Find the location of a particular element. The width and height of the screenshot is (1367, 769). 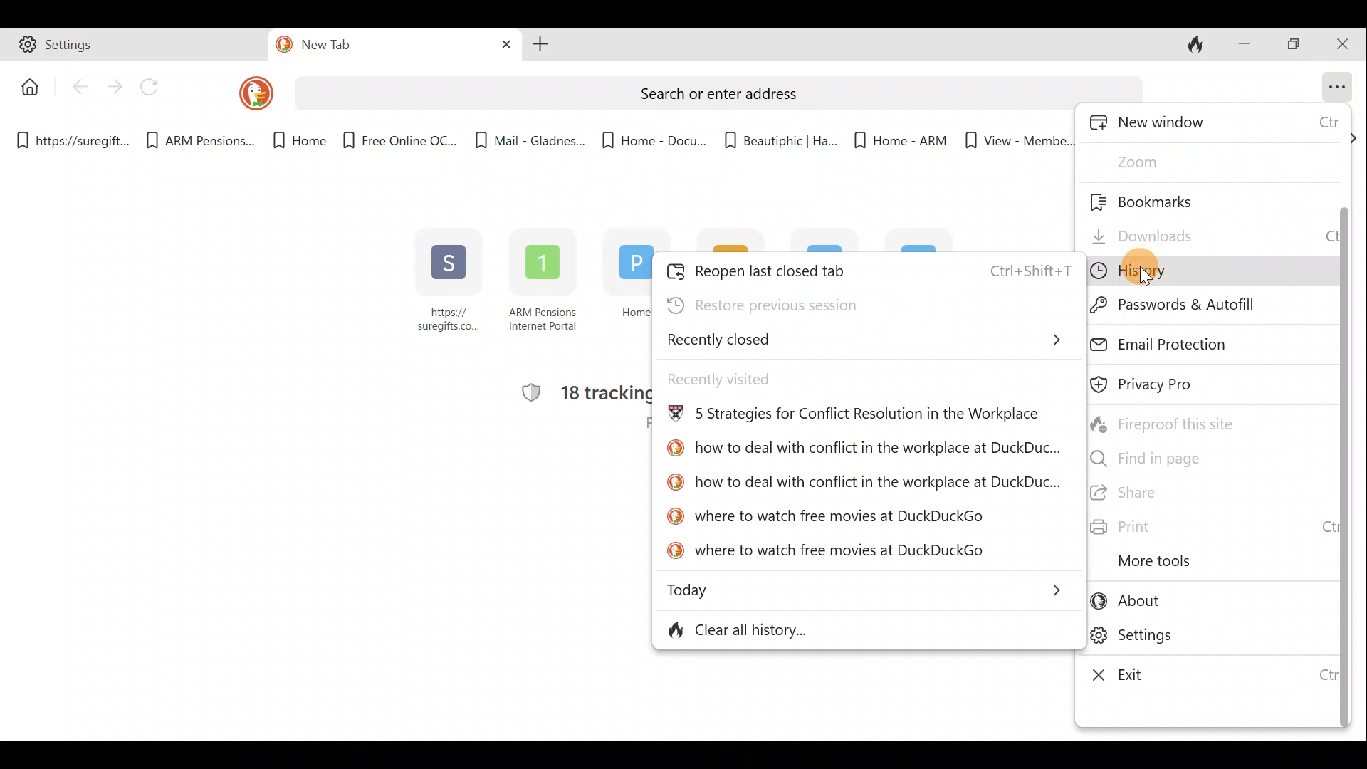

Restore previous session is located at coordinates (810, 303).